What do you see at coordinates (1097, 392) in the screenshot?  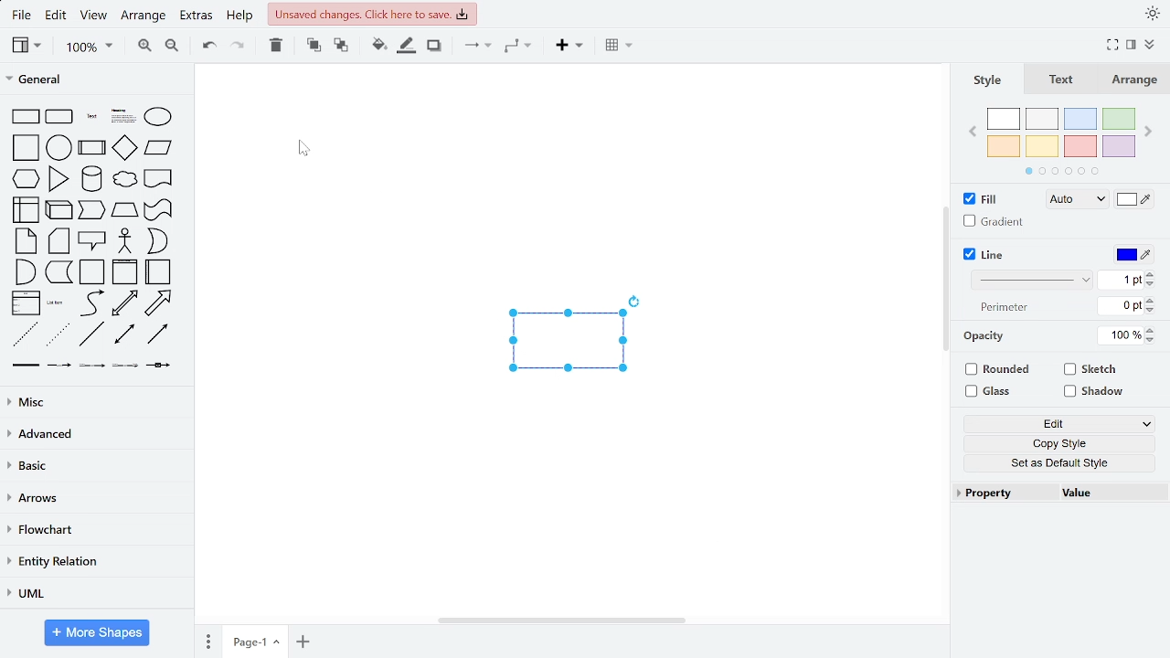 I see `shadow` at bounding box center [1097, 392].